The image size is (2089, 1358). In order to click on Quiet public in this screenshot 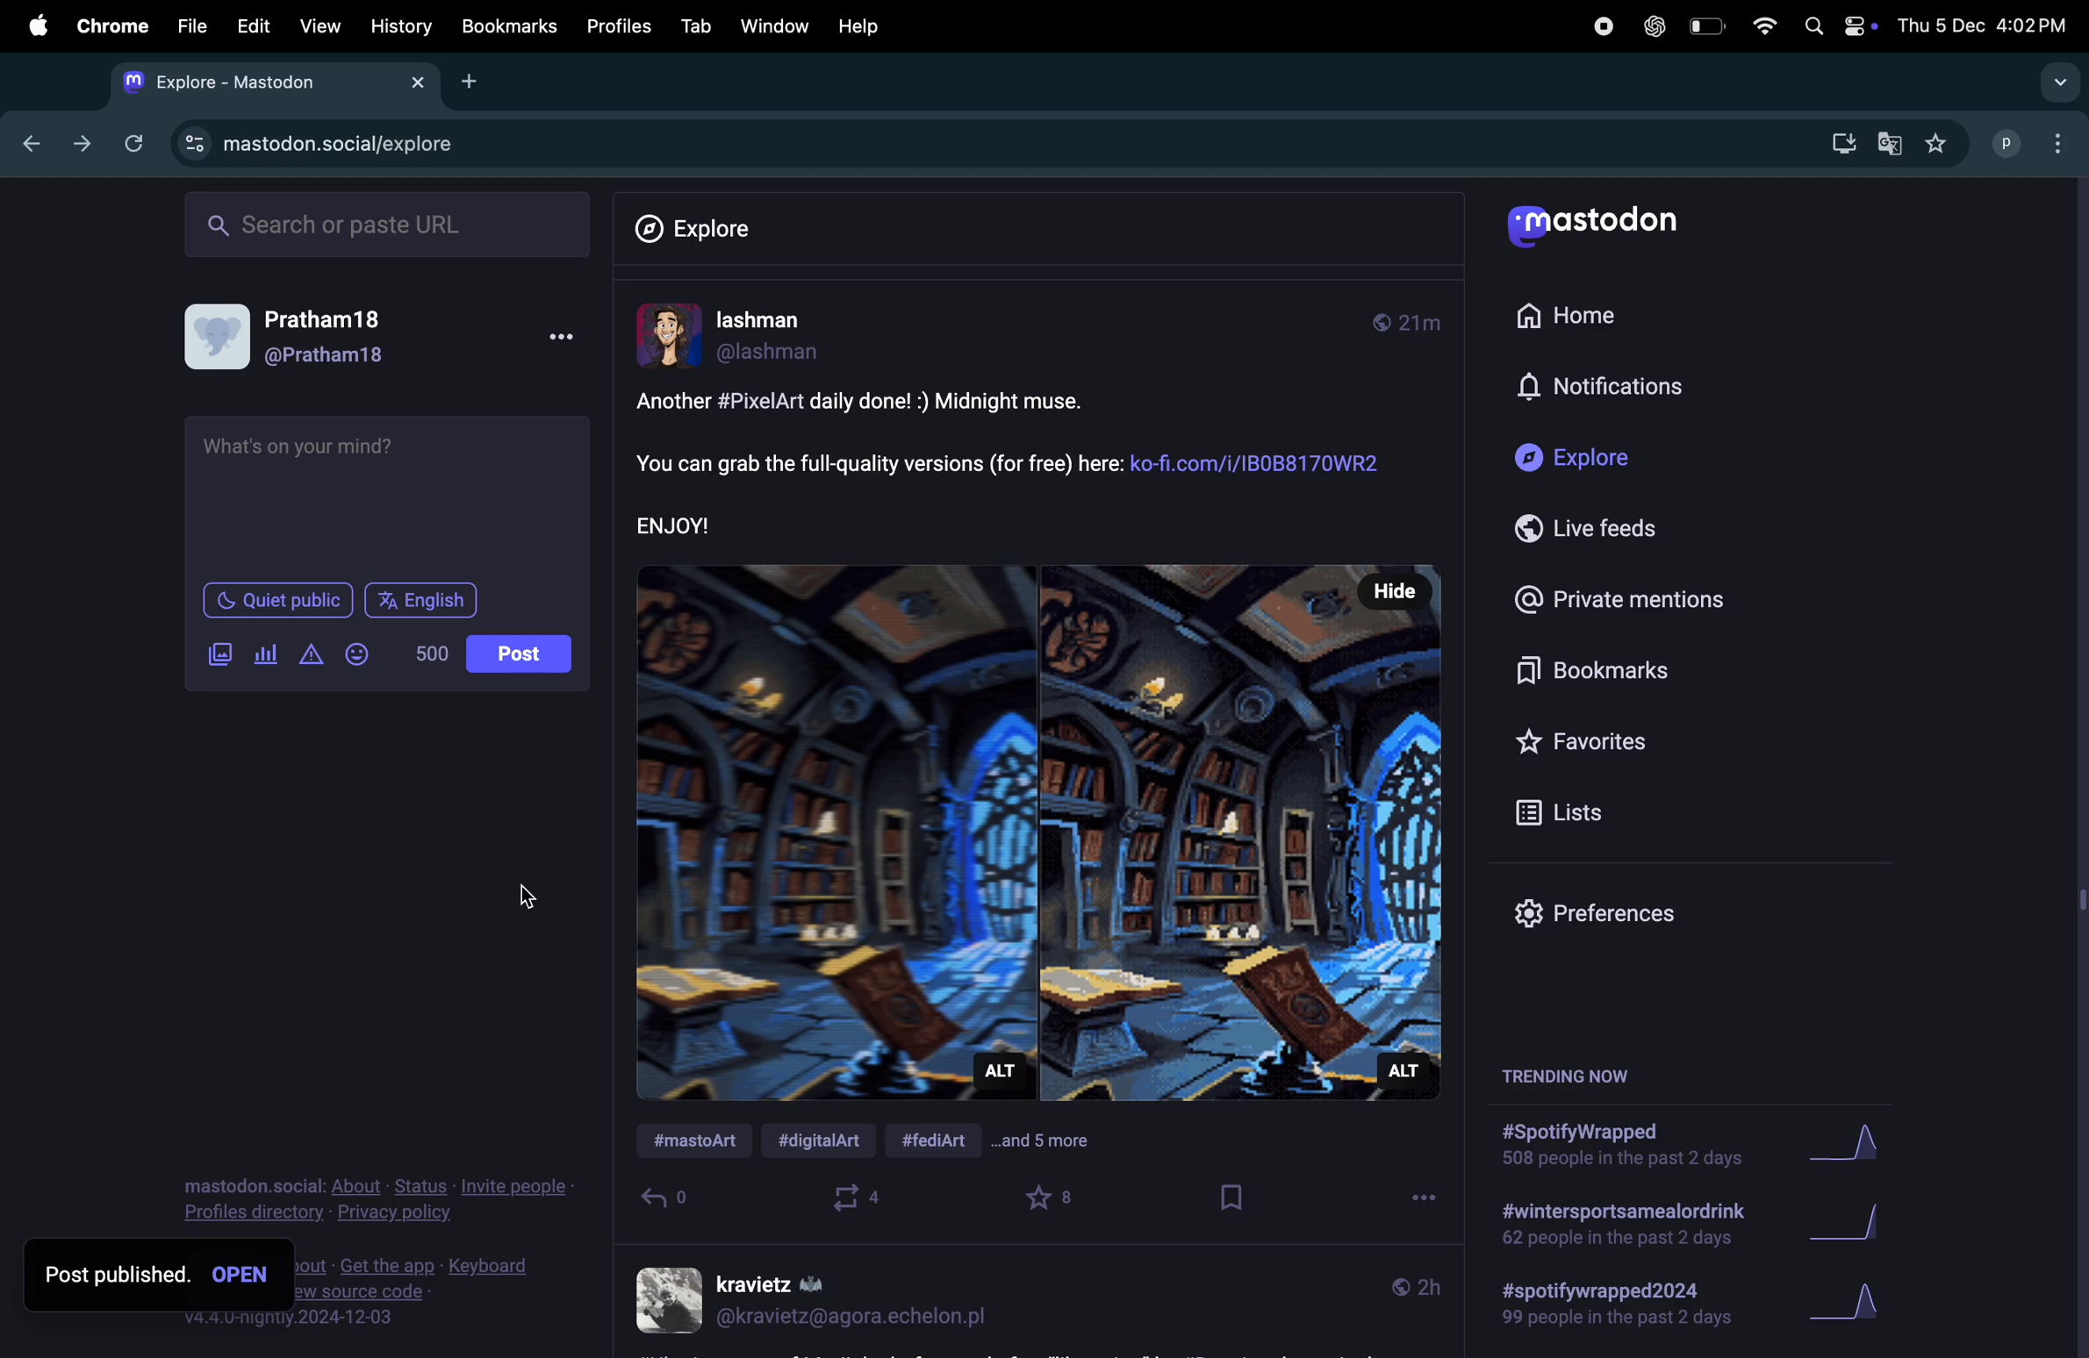, I will do `click(280, 602)`.